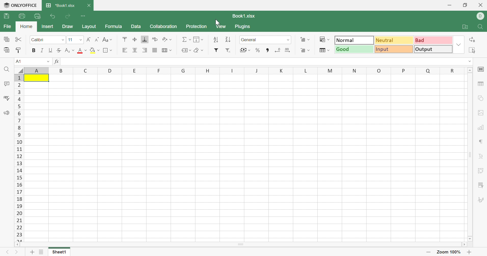 Image resolution: width=487 pixels, height=256 pixels. I want to click on Descending order, so click(228, 38).